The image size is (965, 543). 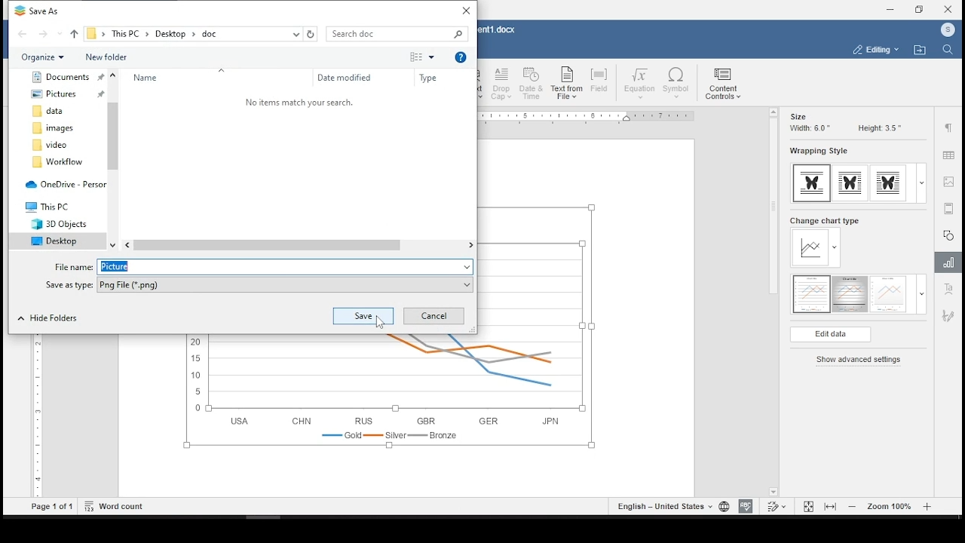 What do you see at coordinates (388, 394) in the screenshot?
I see `chart` at bounding box center [388, 394].